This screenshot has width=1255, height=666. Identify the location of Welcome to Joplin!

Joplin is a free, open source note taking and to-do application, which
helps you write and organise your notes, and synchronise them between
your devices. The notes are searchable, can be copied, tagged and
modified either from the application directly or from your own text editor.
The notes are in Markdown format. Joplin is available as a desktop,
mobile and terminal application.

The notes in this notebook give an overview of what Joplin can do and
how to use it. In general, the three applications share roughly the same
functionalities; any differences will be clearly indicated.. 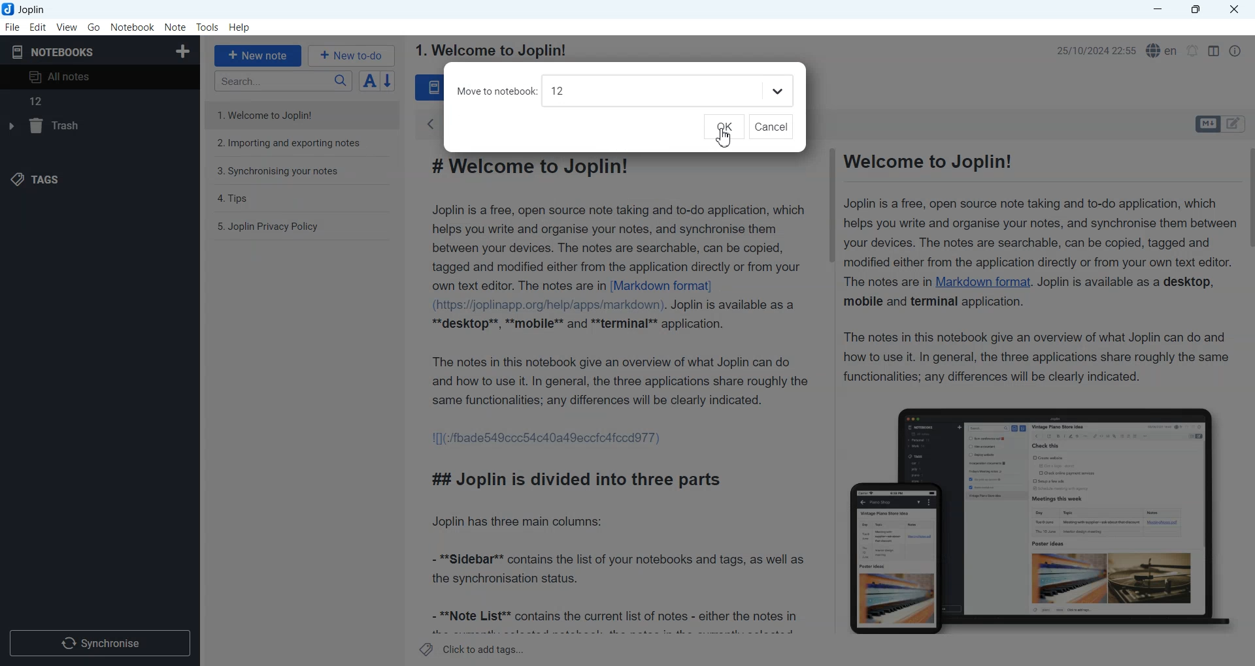
(1035, 267).